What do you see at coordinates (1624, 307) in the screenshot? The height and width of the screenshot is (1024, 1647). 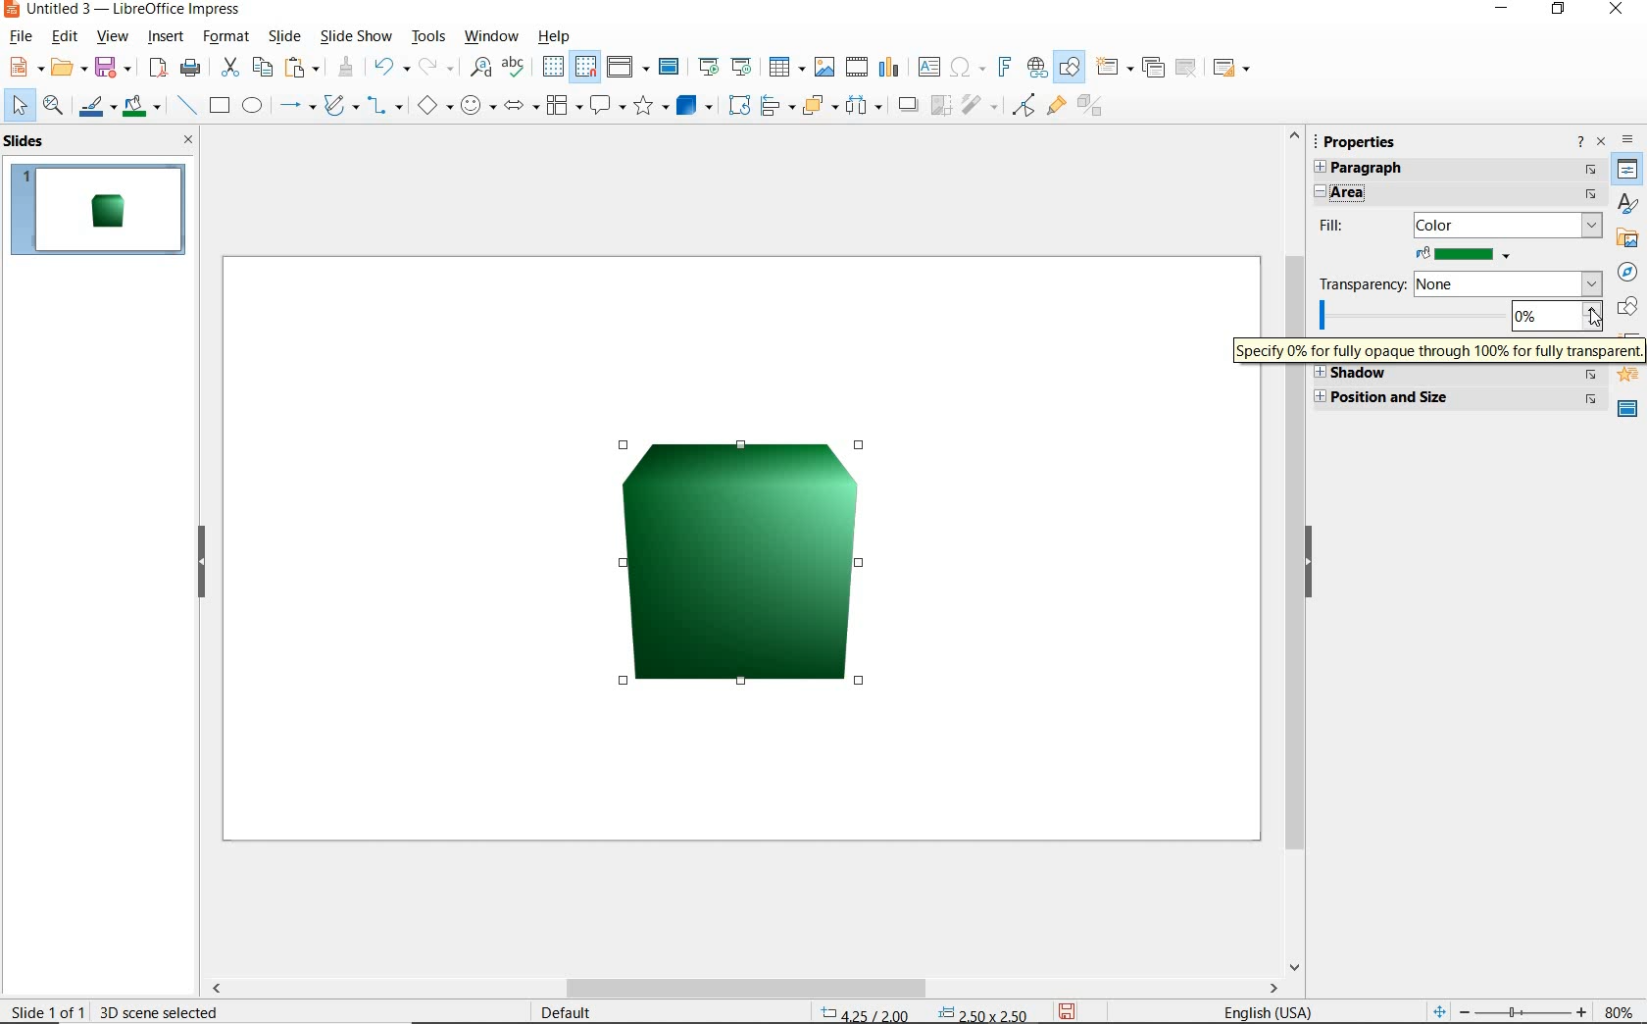 I see `SHAPES` at bounding box center [1624, 307].